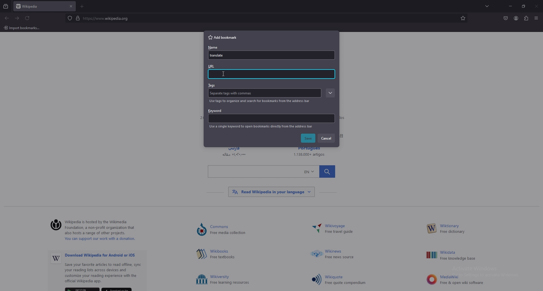 Image resolution: width=543 pixels, height=291 pixels. What do you see at coordinates (223, 74) in the screenshot?
I see `cursor` at bounding box center [223, 74].